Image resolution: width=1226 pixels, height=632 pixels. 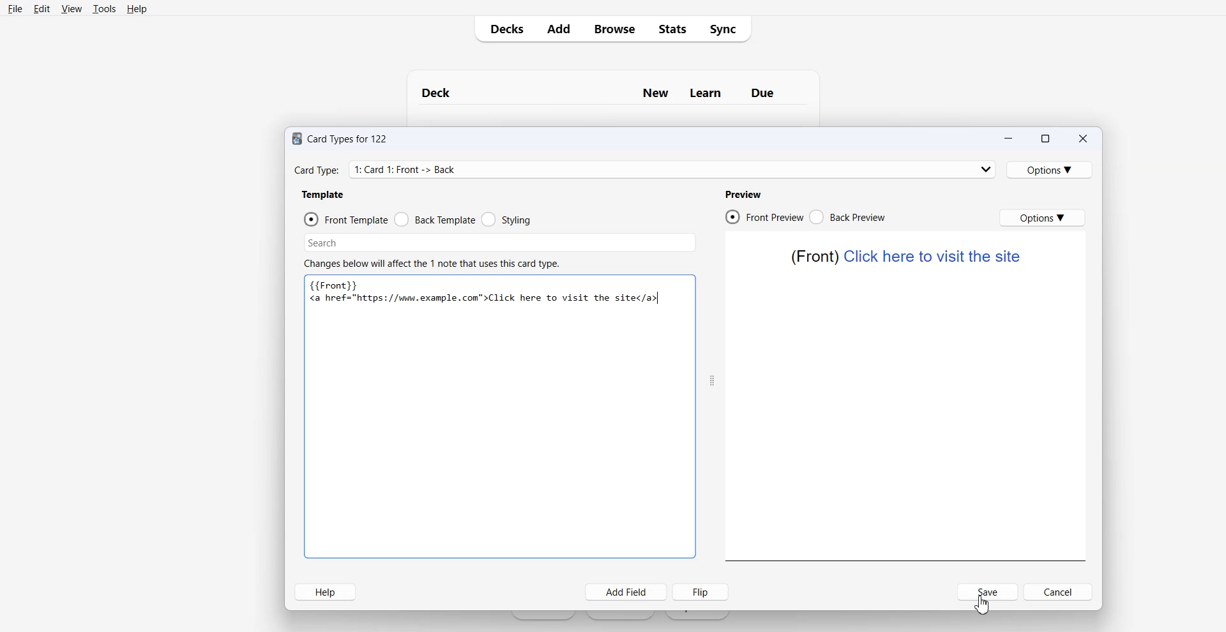 What do you see at coordinates (1058, 592) in the screenshot?
I see `Cancel` at bounding box center [1058, 592].